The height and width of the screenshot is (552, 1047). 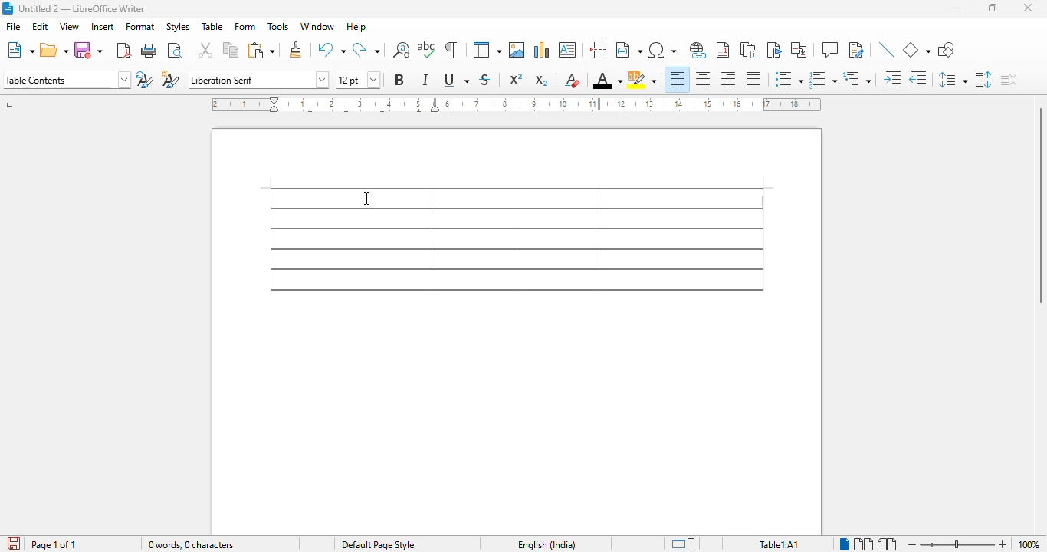 What do you see at coordinates (573, 80) in the screenshot?
I see `clear direct formatting` at bounding box center [573, 80].